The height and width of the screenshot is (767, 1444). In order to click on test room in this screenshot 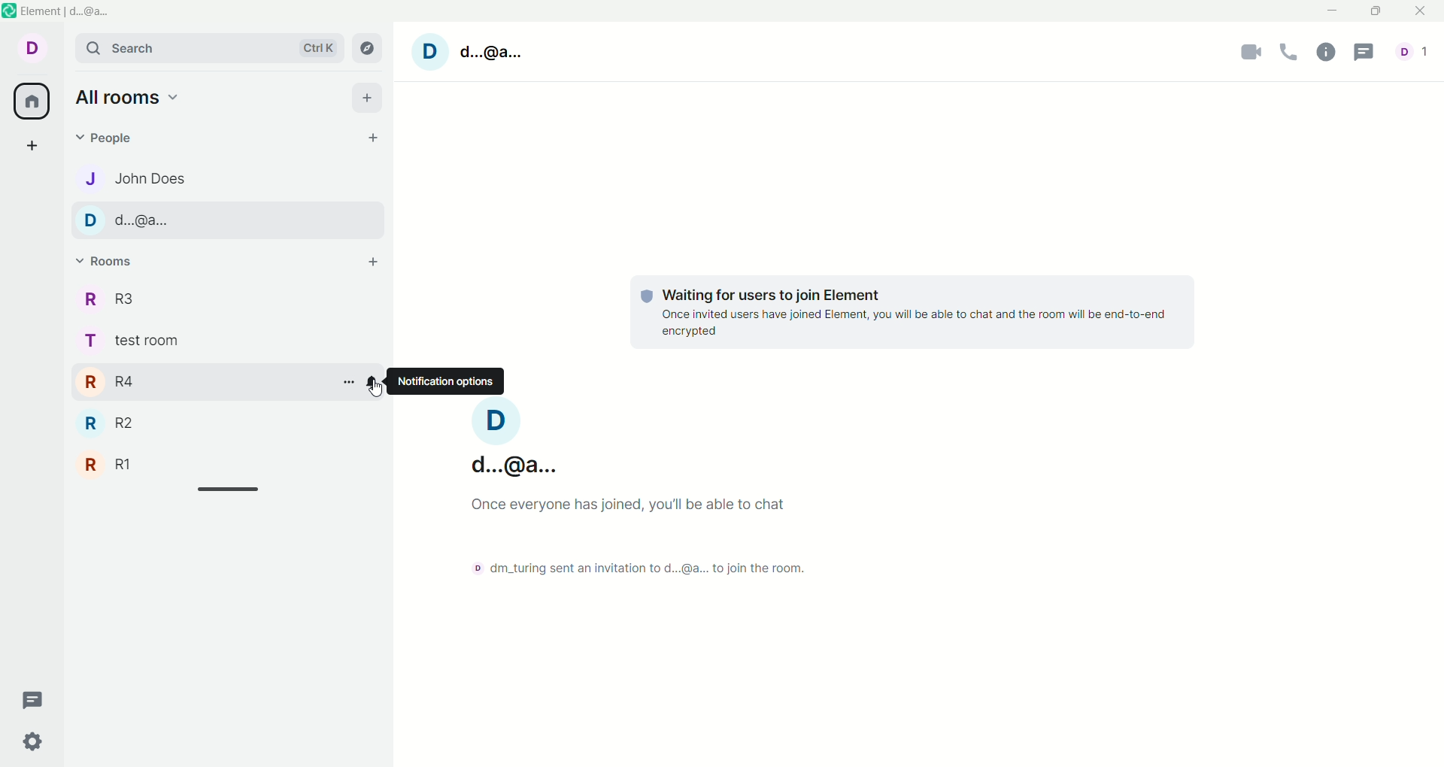, I will do `click(227, 340)`.